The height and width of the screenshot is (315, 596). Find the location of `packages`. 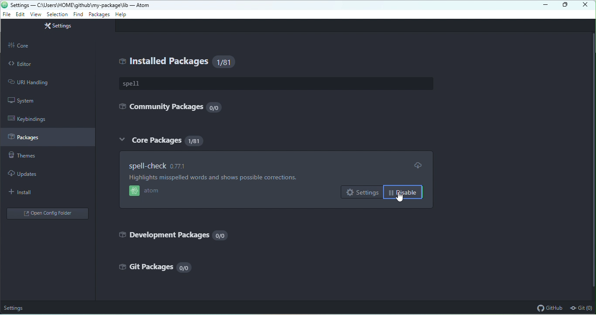

packages is located at coordinates (48, 138).